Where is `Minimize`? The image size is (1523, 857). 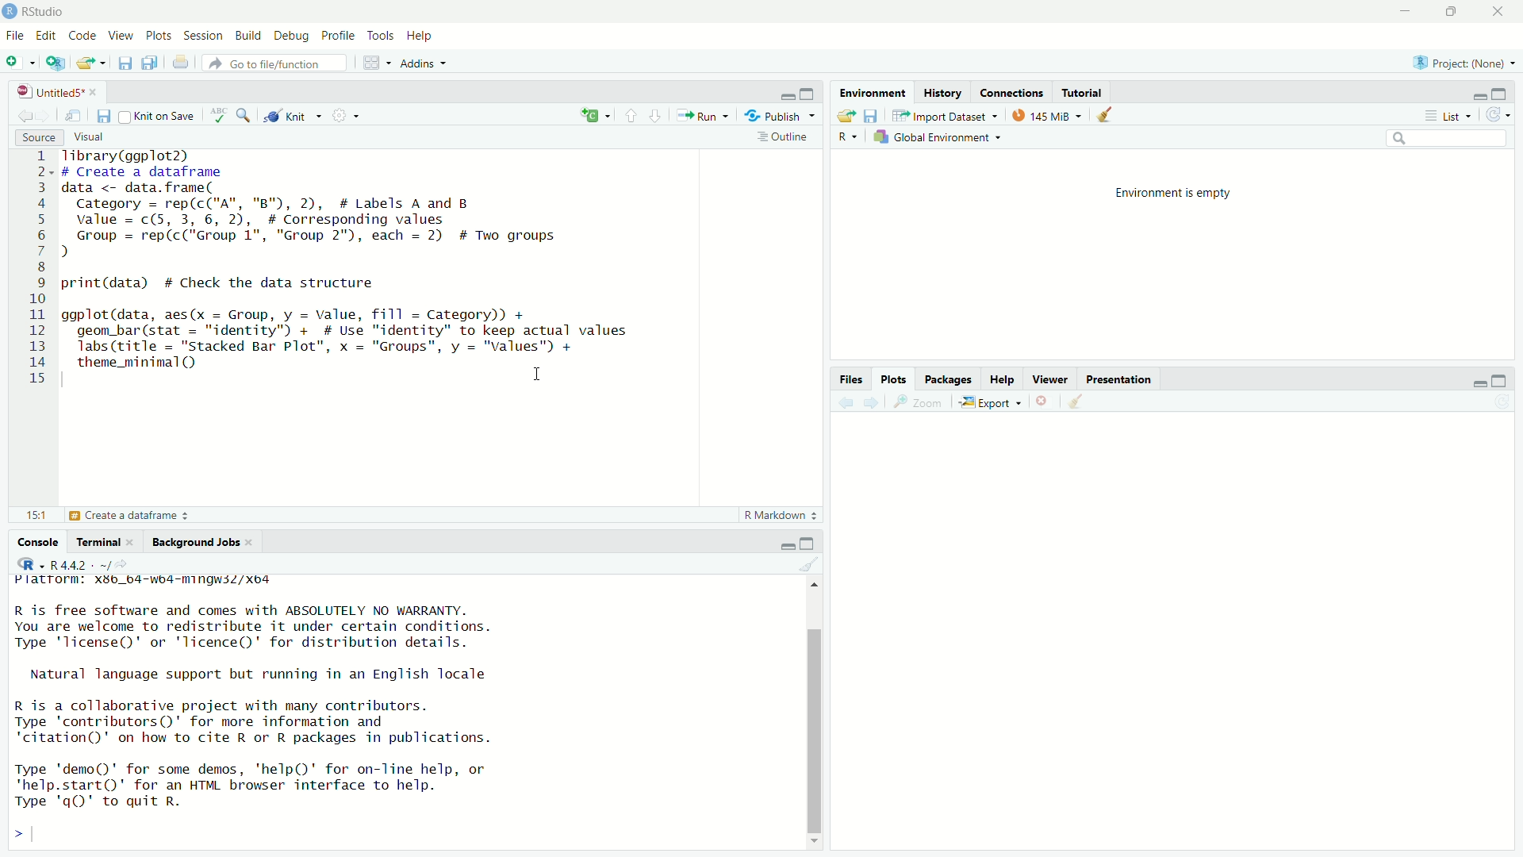 Minimize is located at coordinates (787, 95).